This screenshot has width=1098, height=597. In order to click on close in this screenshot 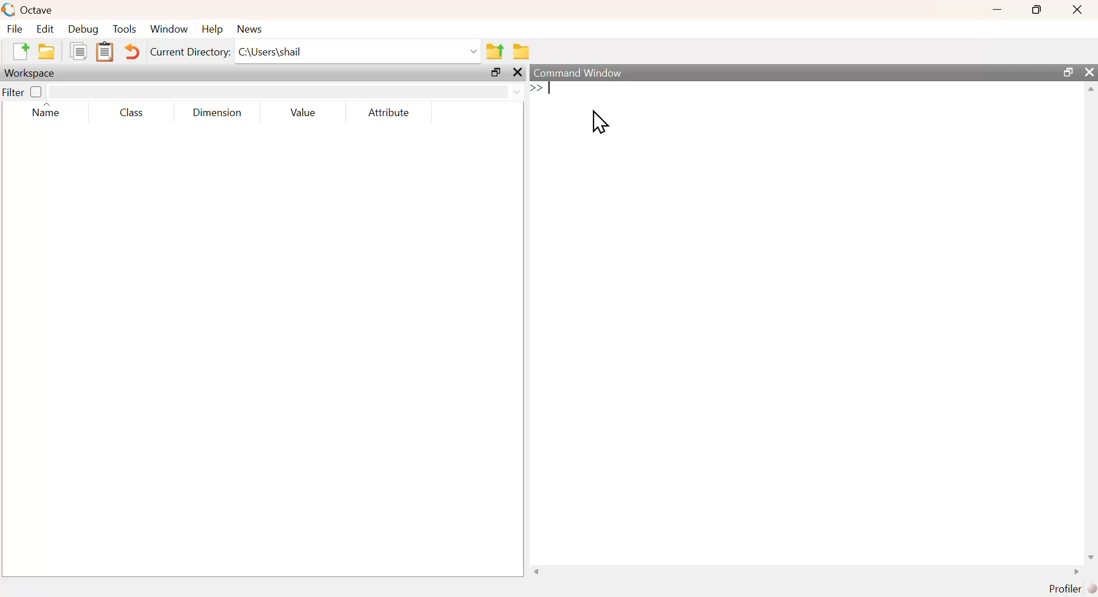, I will do `click(1090, 72)`.